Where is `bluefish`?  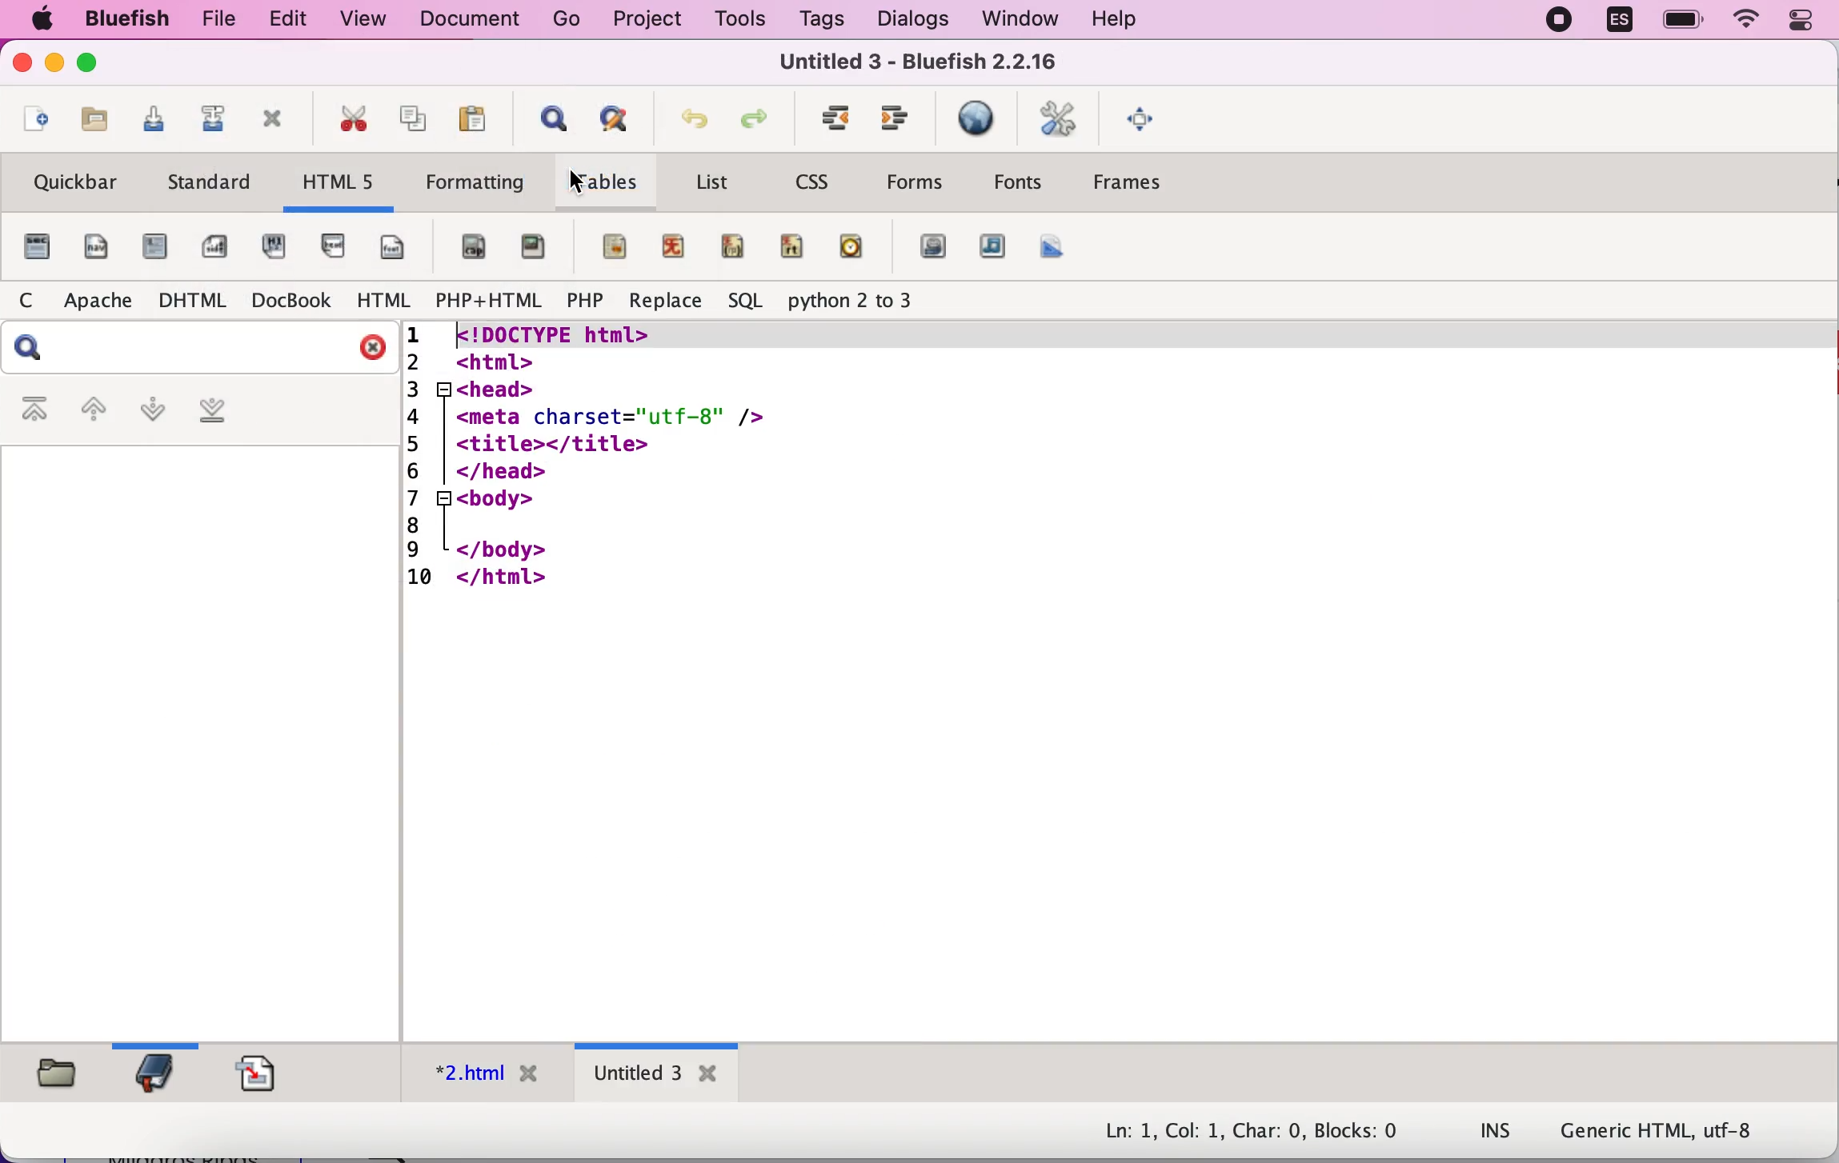 bluefish is located at coordinates (121, 21).